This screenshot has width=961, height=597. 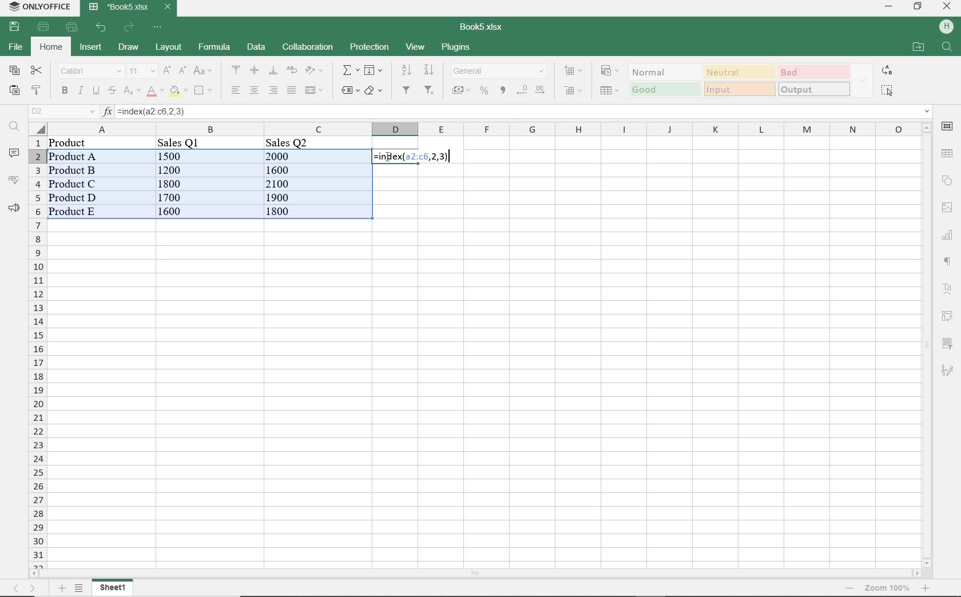 What do you see at coordinates (475, 574) in the screenshot?
I see `scrollbar` at bounding box center [475, 574].